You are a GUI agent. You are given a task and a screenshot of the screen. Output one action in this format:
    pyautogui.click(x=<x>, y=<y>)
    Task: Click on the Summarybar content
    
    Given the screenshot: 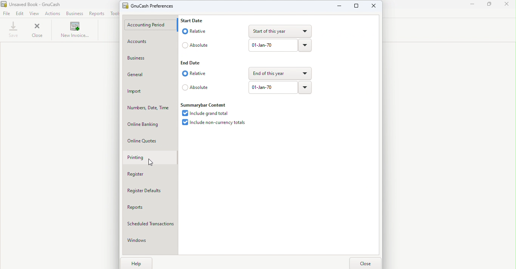 What is the action you would take?
    pyautogui.click(x=205, y=104)
    